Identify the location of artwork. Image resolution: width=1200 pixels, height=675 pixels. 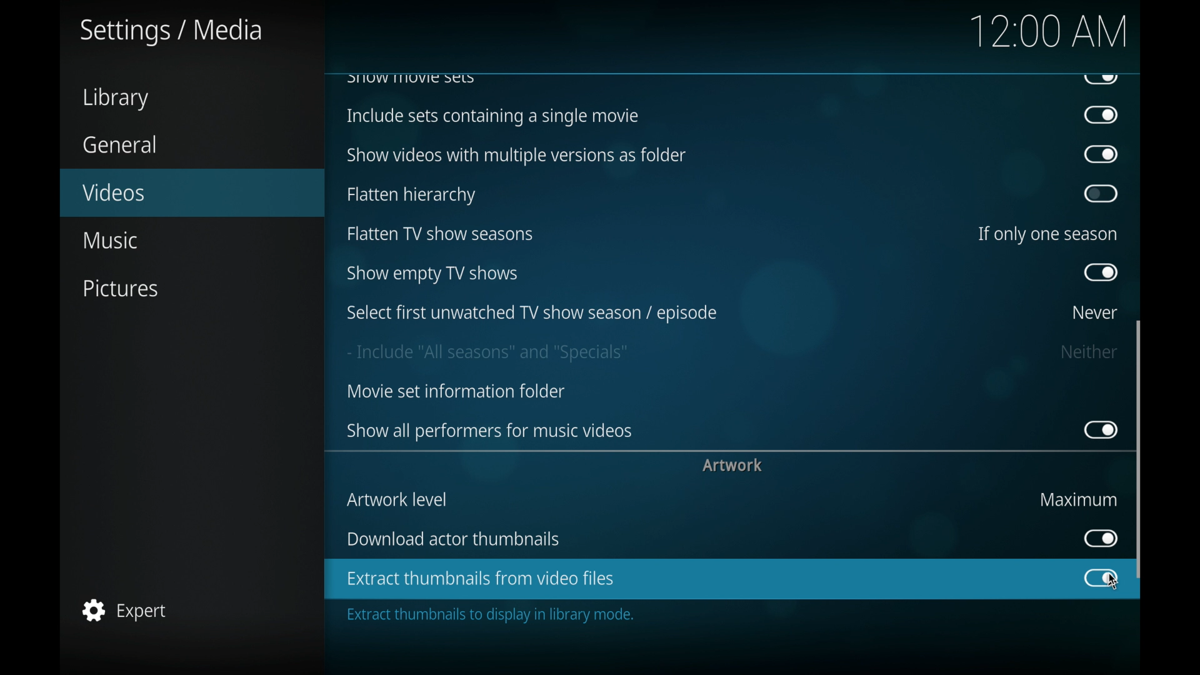
(732, 466).